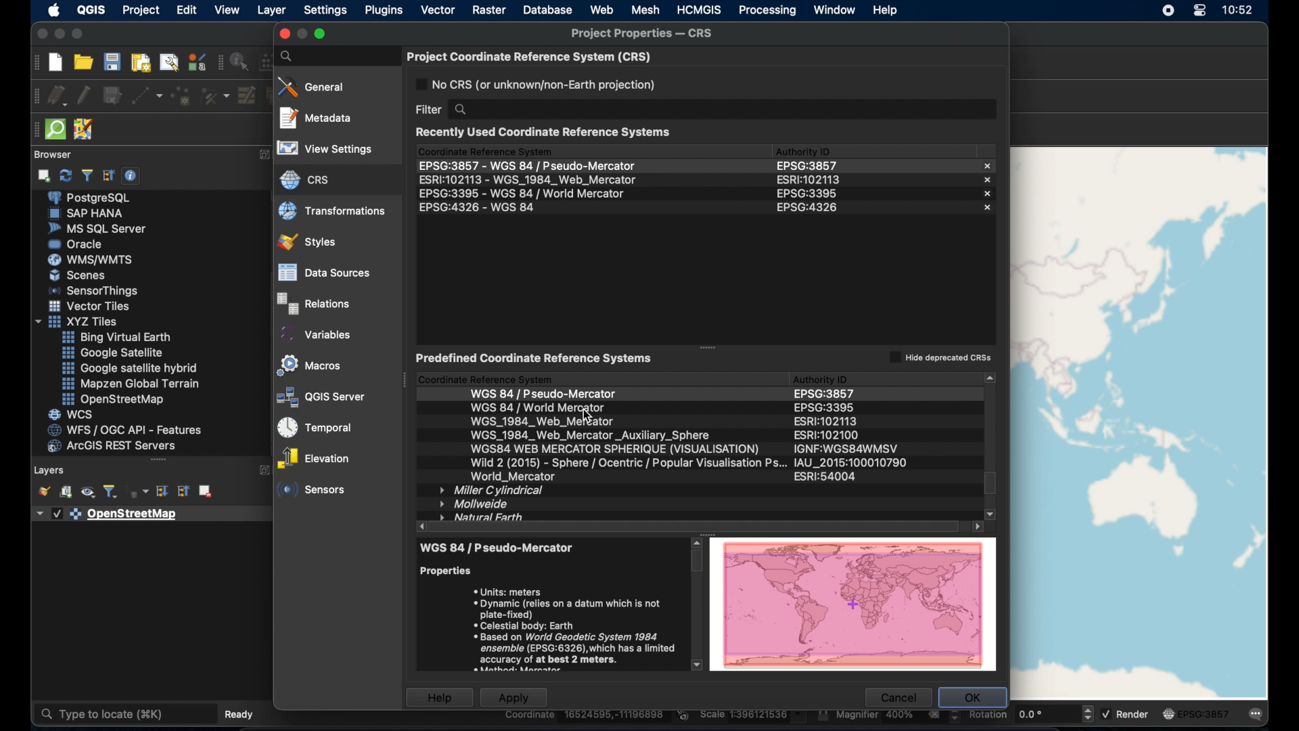 This screenshot has height=731, width=1299. Describe the element at coordinates (614, 450) in the screenshot. I see `wsg web mercator` at that location.